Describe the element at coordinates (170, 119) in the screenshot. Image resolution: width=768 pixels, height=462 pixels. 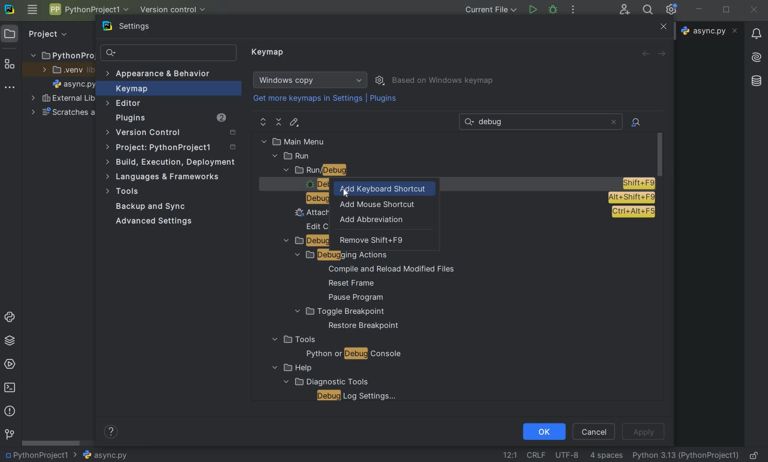
I see `plugins` at that location.